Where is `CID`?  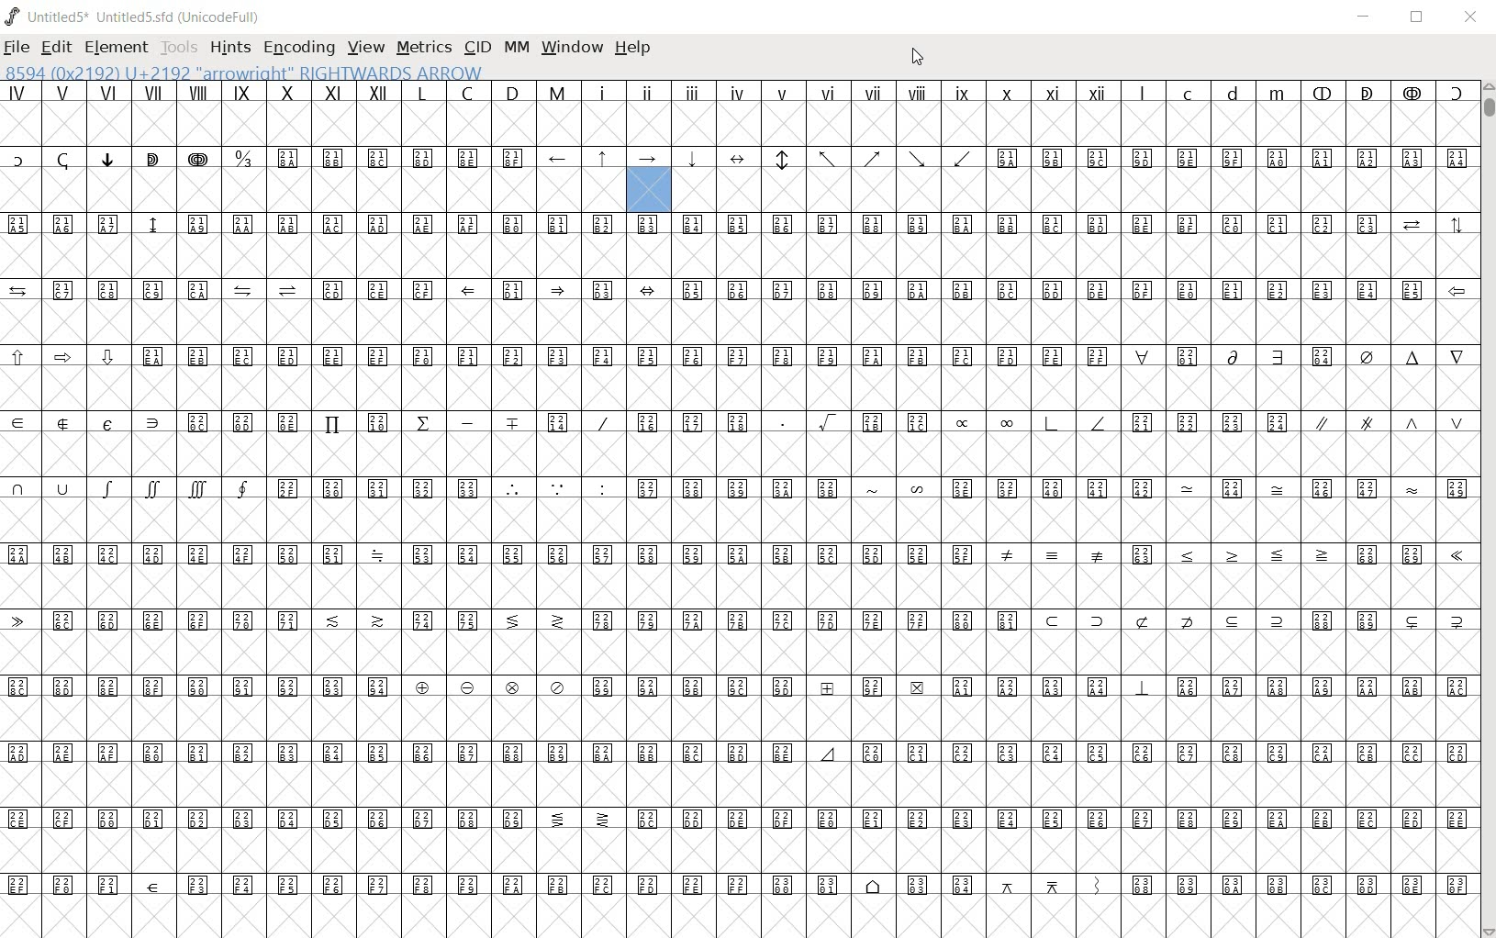 CID is located at coordinates (477, 48).